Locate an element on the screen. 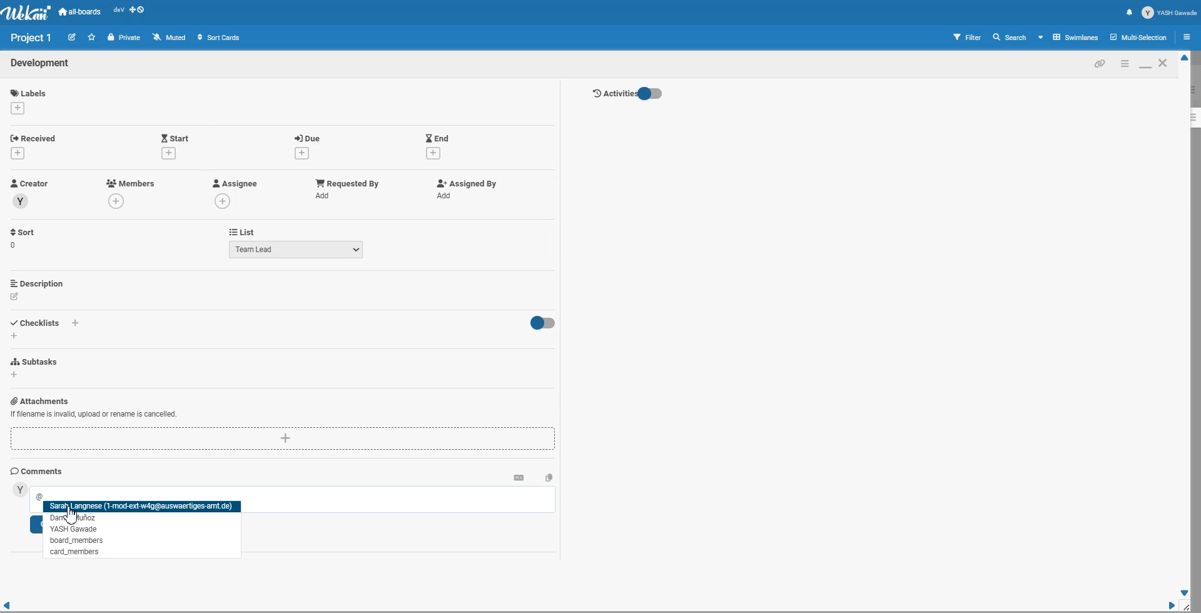  Show desktop drag handle is located at coordinates (138, 12).